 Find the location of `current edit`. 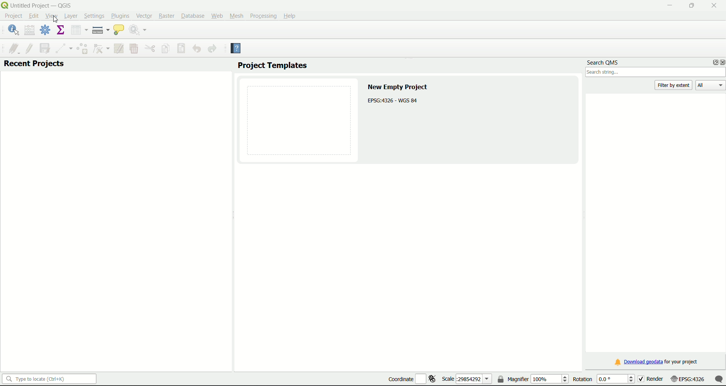

current edit is located at coordinates (14, 48).